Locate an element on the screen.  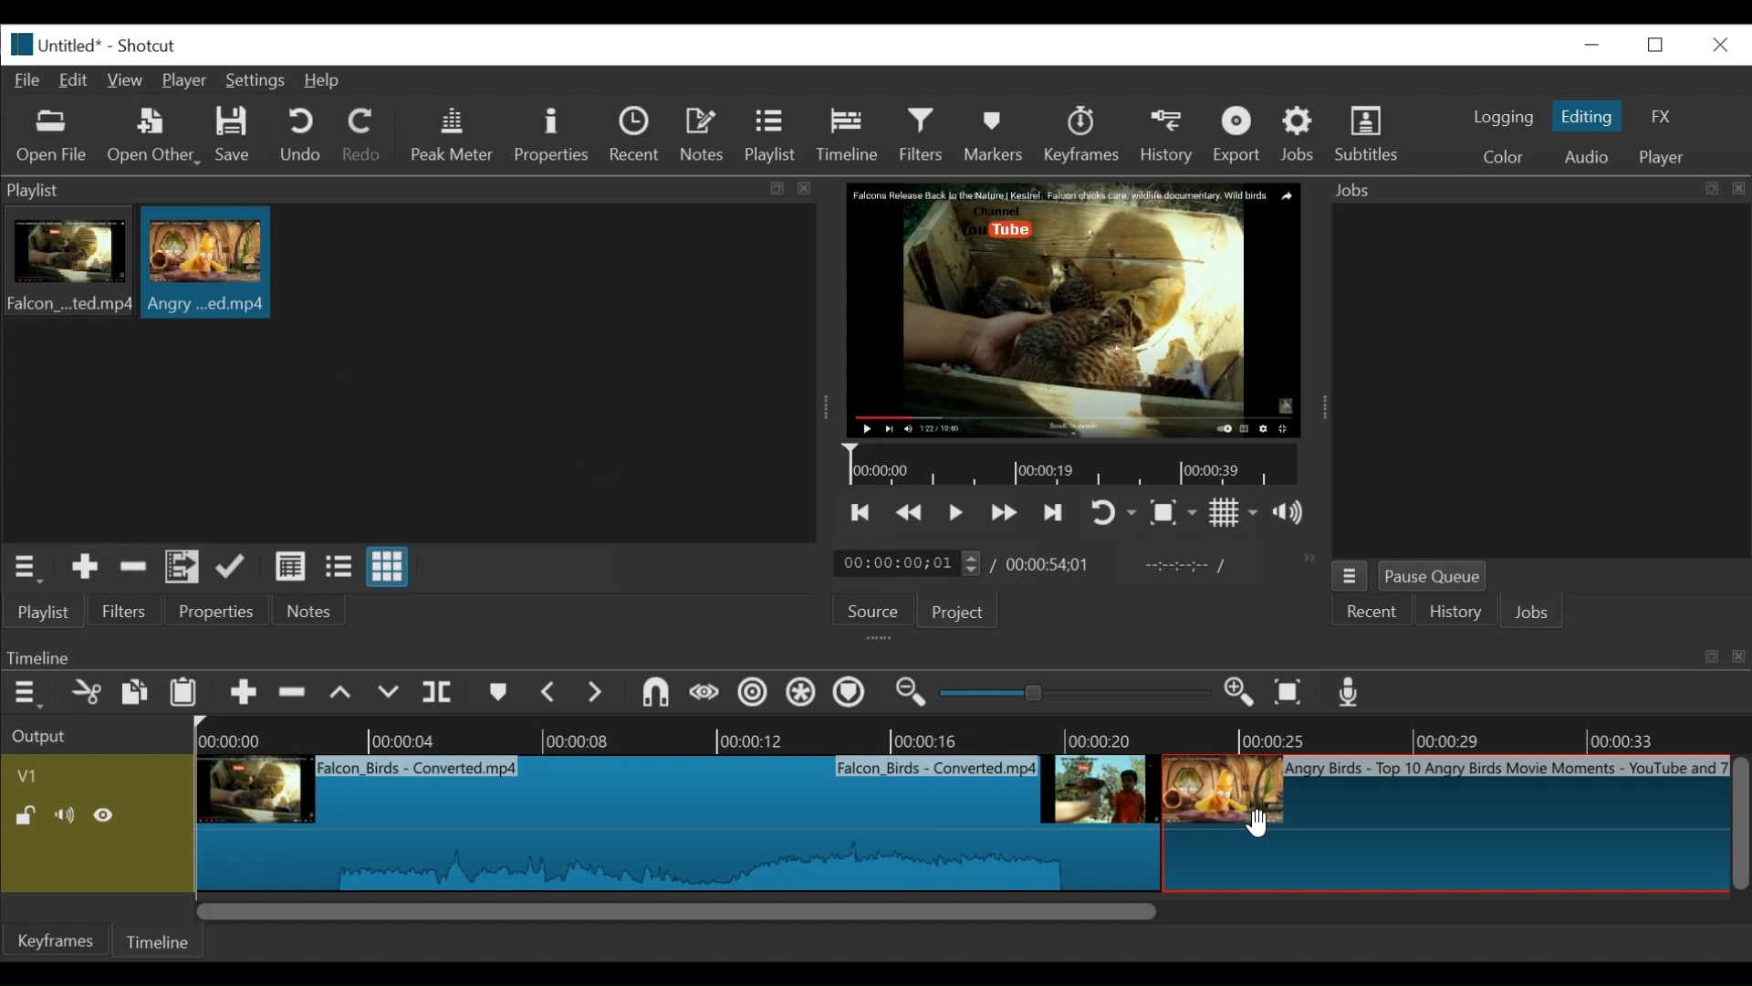
media viewer is located at coordinates (1071, 309).